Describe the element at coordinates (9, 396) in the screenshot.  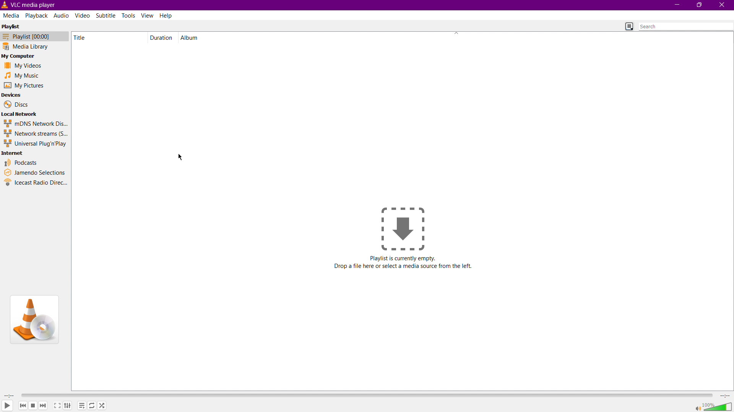
I see `--:--` at that location.